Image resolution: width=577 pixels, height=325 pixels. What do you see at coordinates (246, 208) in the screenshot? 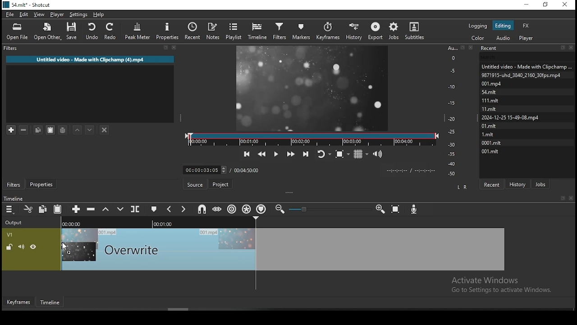
I see `ripple all tracks` at bounding box center [246, 208].